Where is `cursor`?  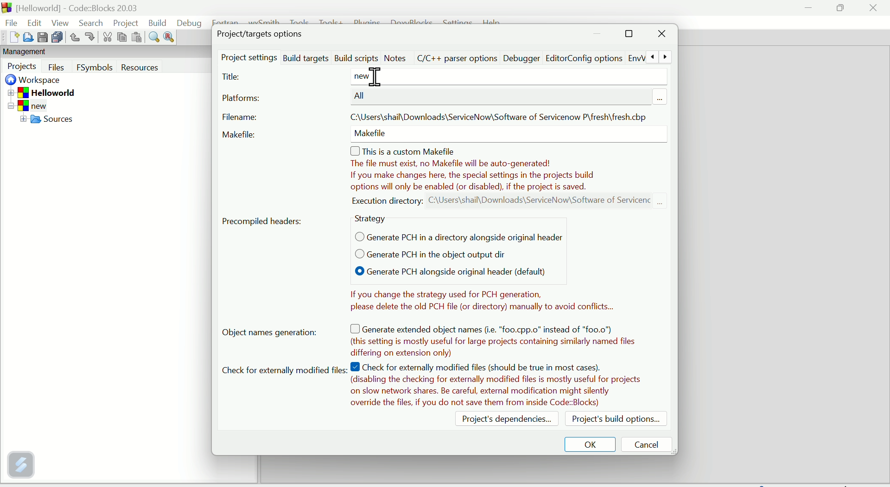 cursor is located at coordinates (378, 76).